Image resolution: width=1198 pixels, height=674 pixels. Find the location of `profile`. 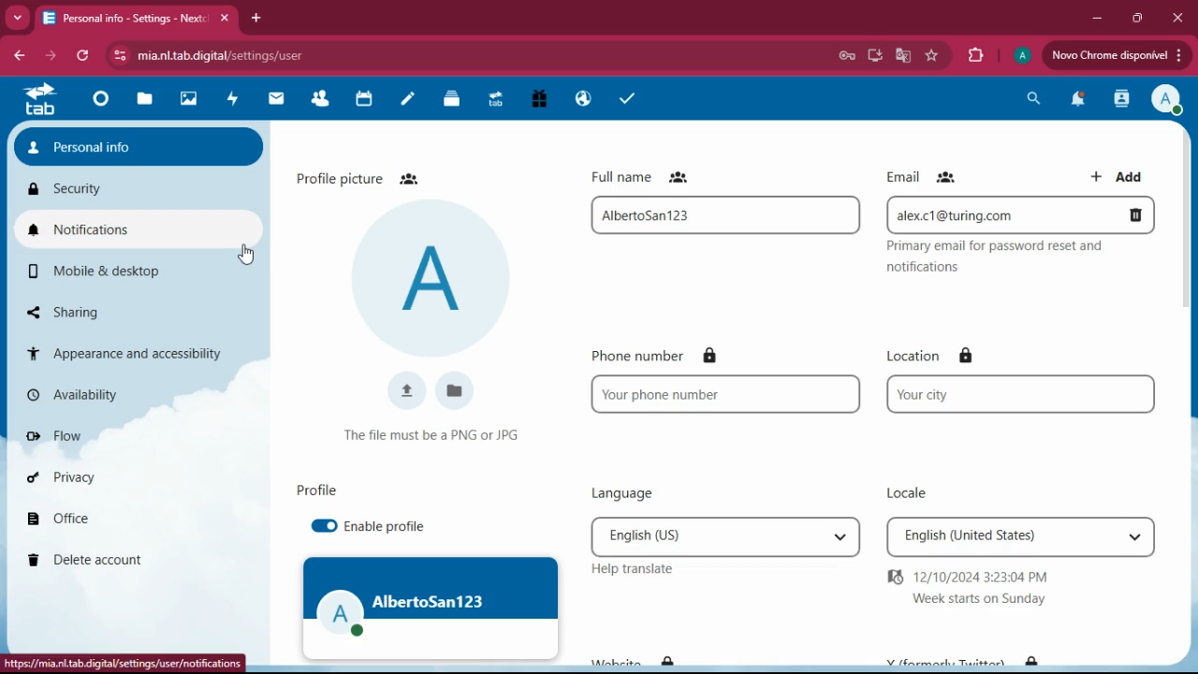

profile is located at coordinates (432, 608).